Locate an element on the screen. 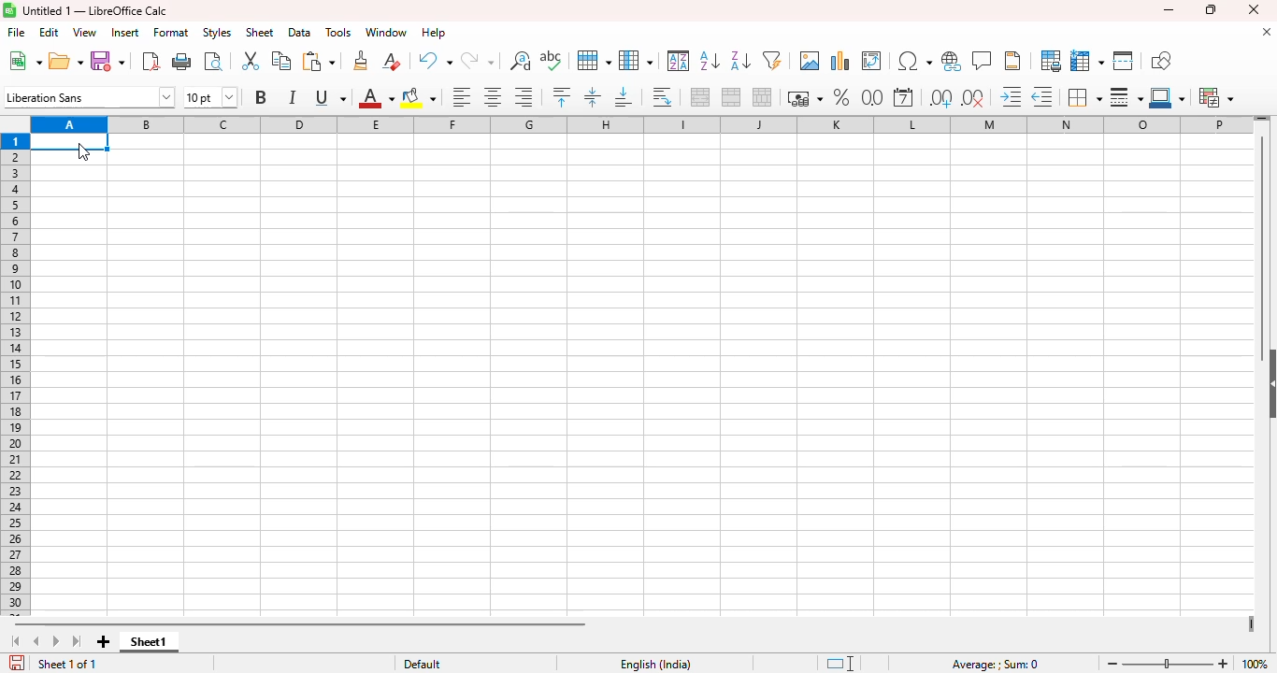 The height and width of the screenshot is (673, 1277). insert special characters is located at coordinates (915, 61).